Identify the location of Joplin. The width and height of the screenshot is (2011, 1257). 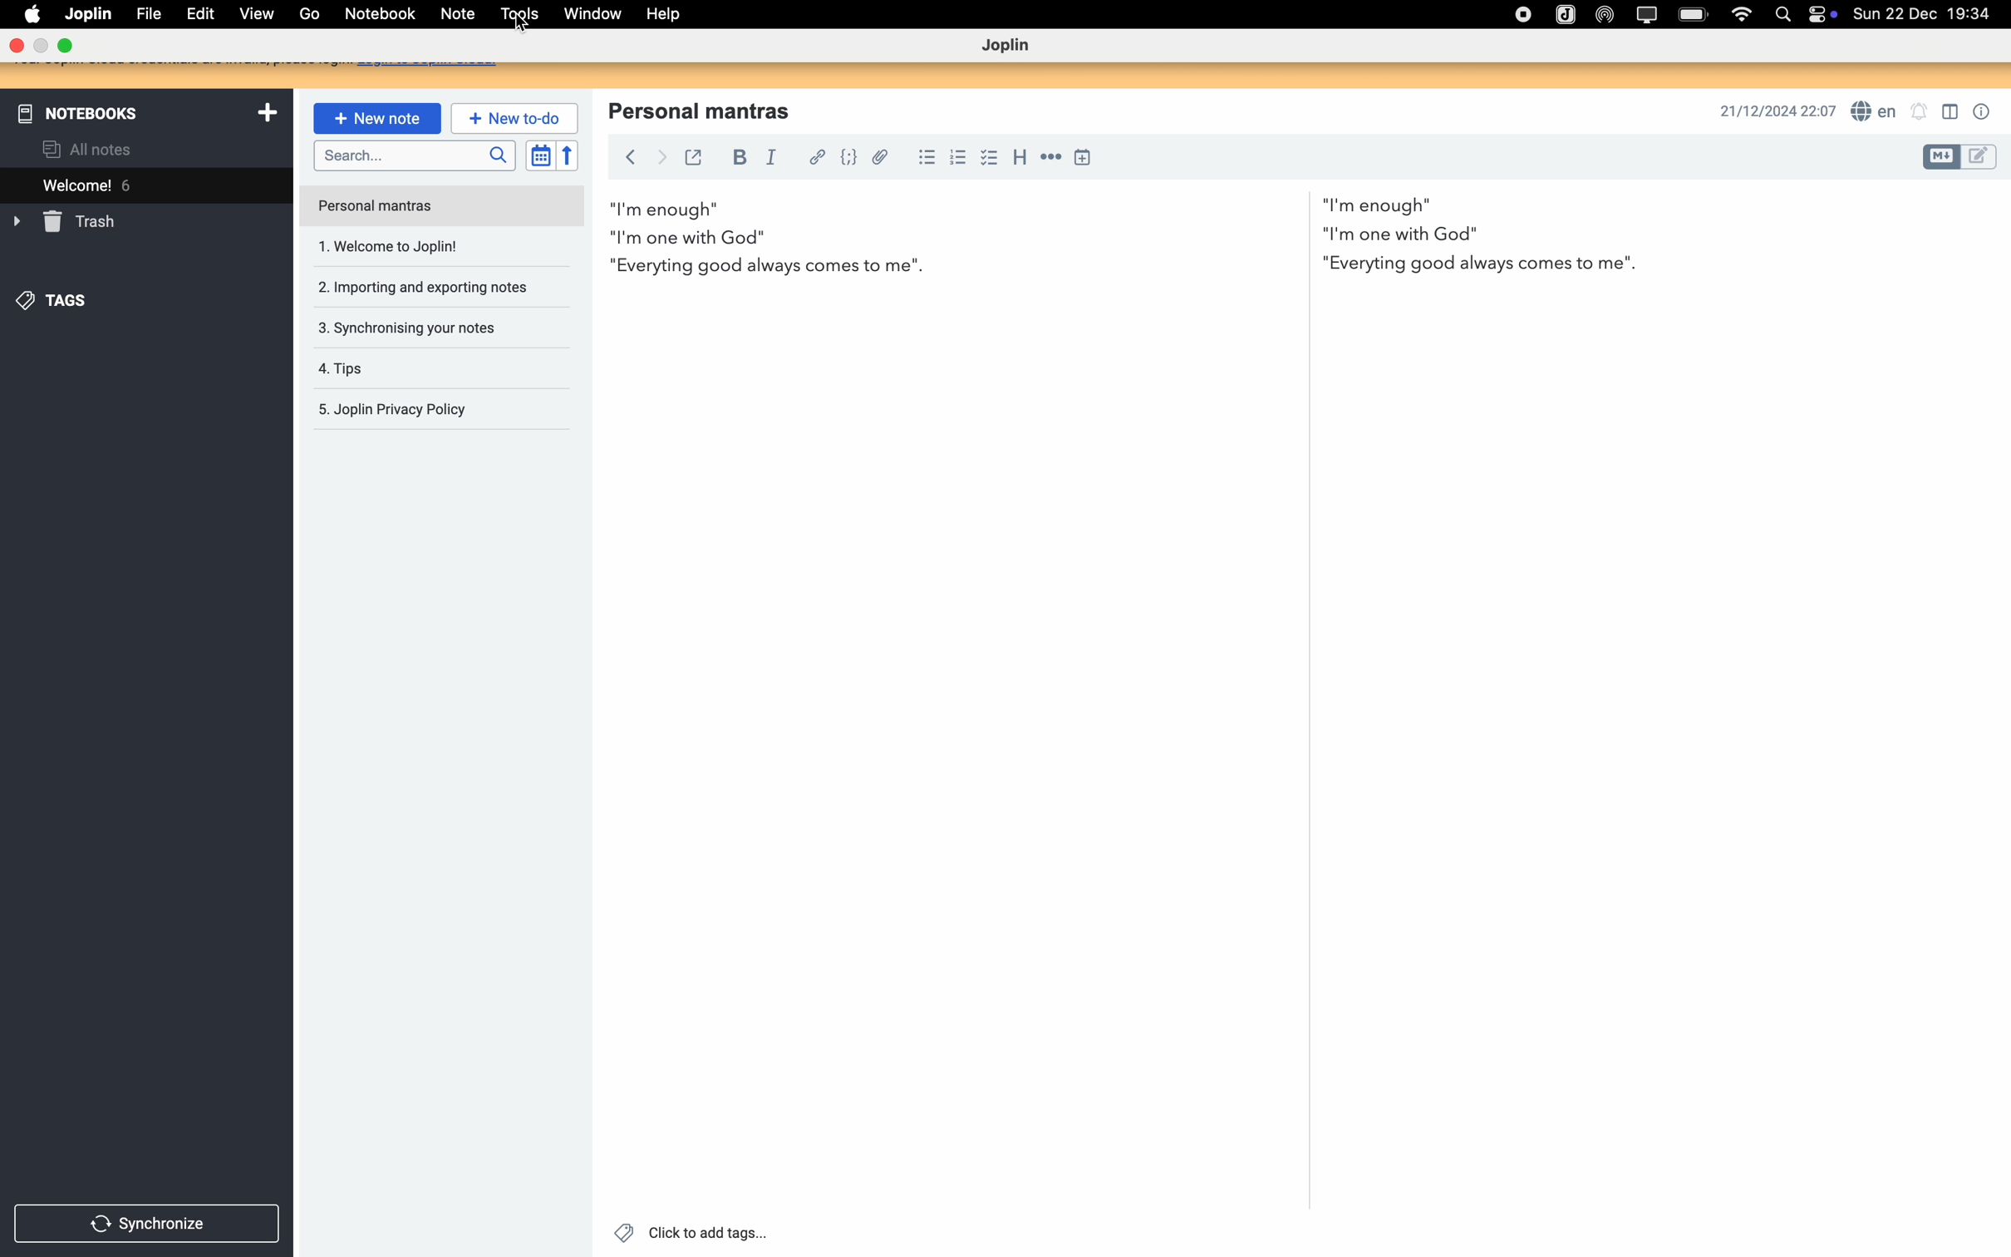
(89, 12).